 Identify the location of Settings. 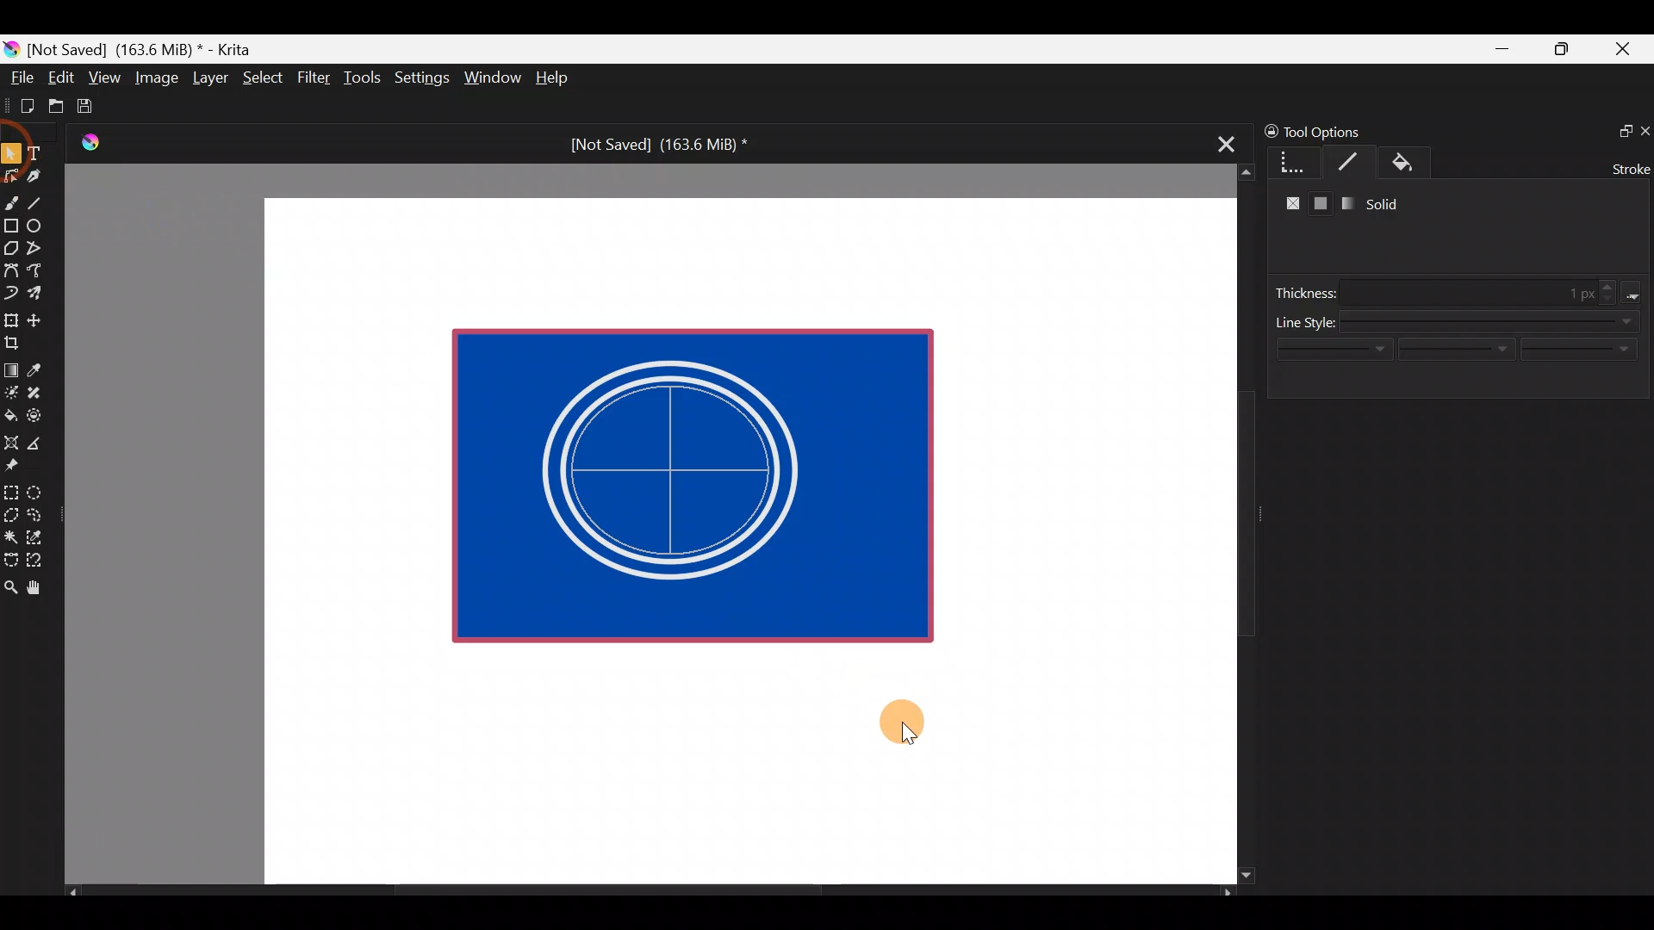
(424, 81).